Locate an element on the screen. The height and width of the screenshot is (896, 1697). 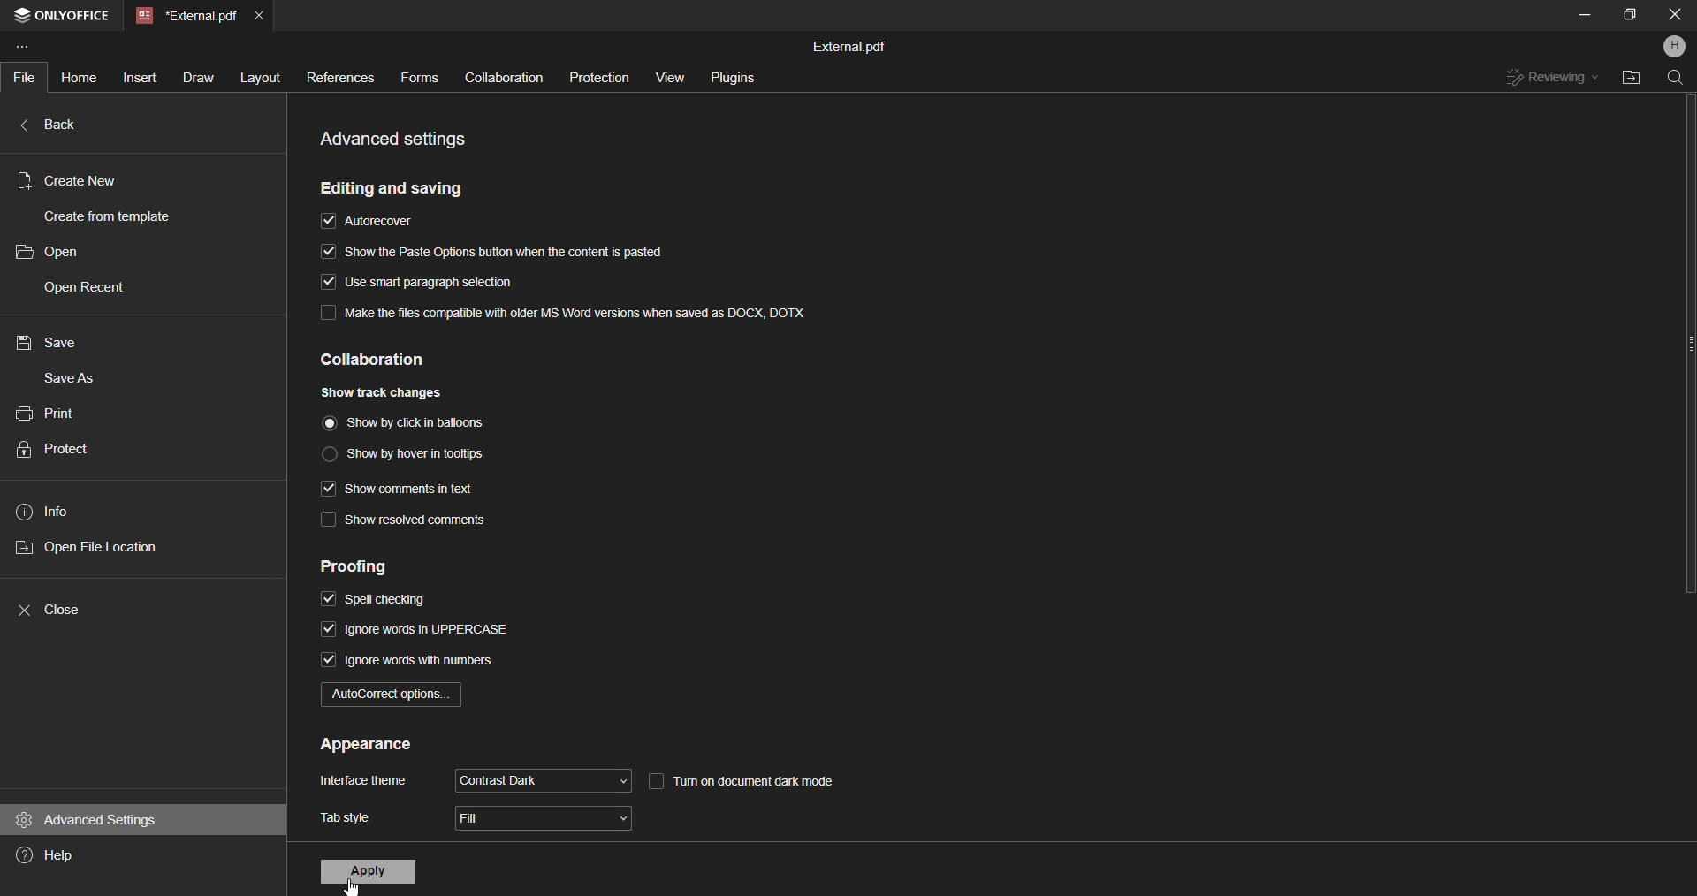
open is located at coordinates (58, 252).